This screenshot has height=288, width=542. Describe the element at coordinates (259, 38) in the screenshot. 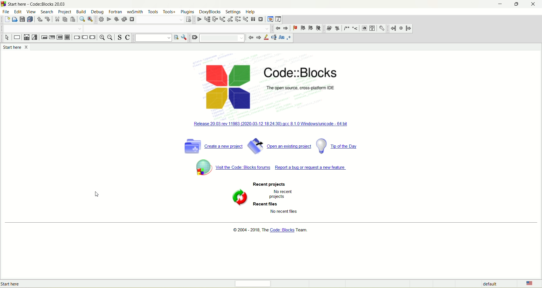

I see `forward` at that location.